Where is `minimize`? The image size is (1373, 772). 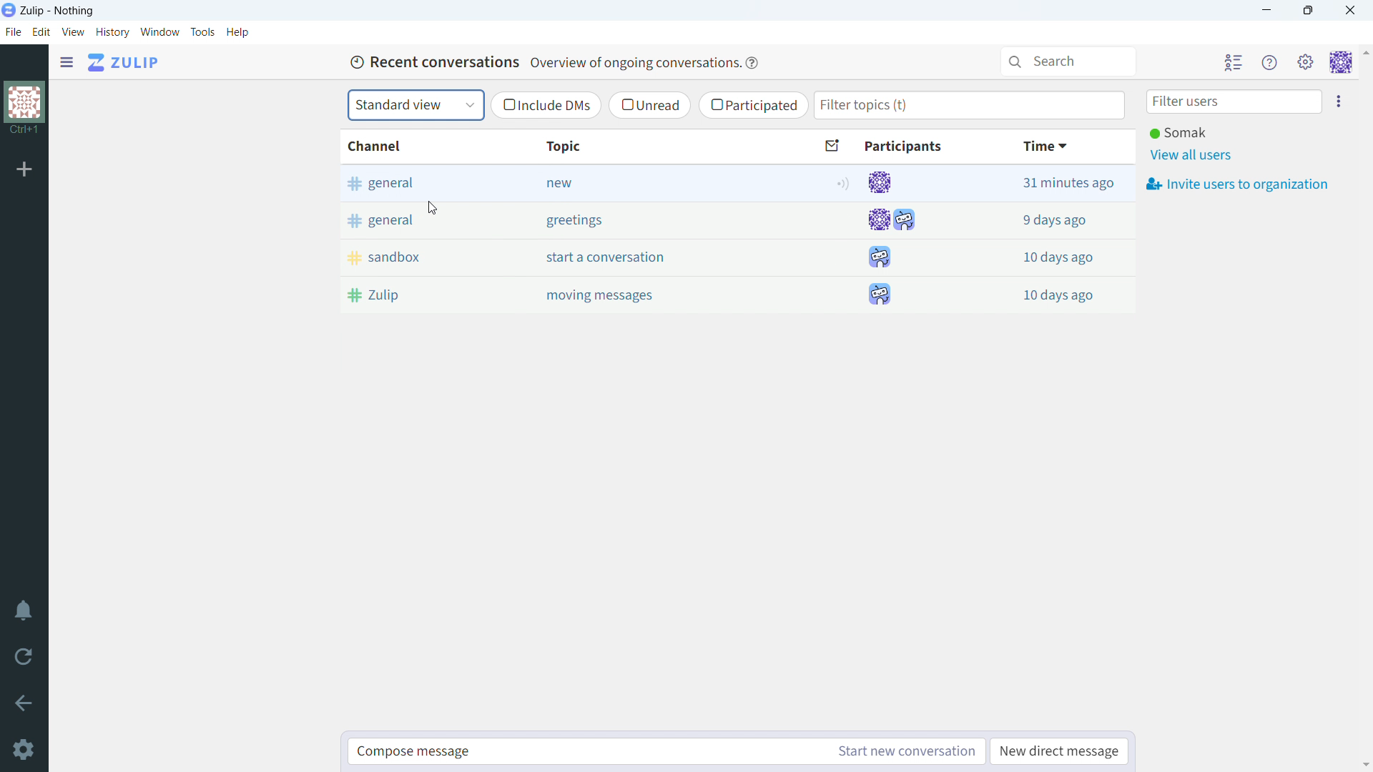 minimize is located at coordinates (1267, 10).